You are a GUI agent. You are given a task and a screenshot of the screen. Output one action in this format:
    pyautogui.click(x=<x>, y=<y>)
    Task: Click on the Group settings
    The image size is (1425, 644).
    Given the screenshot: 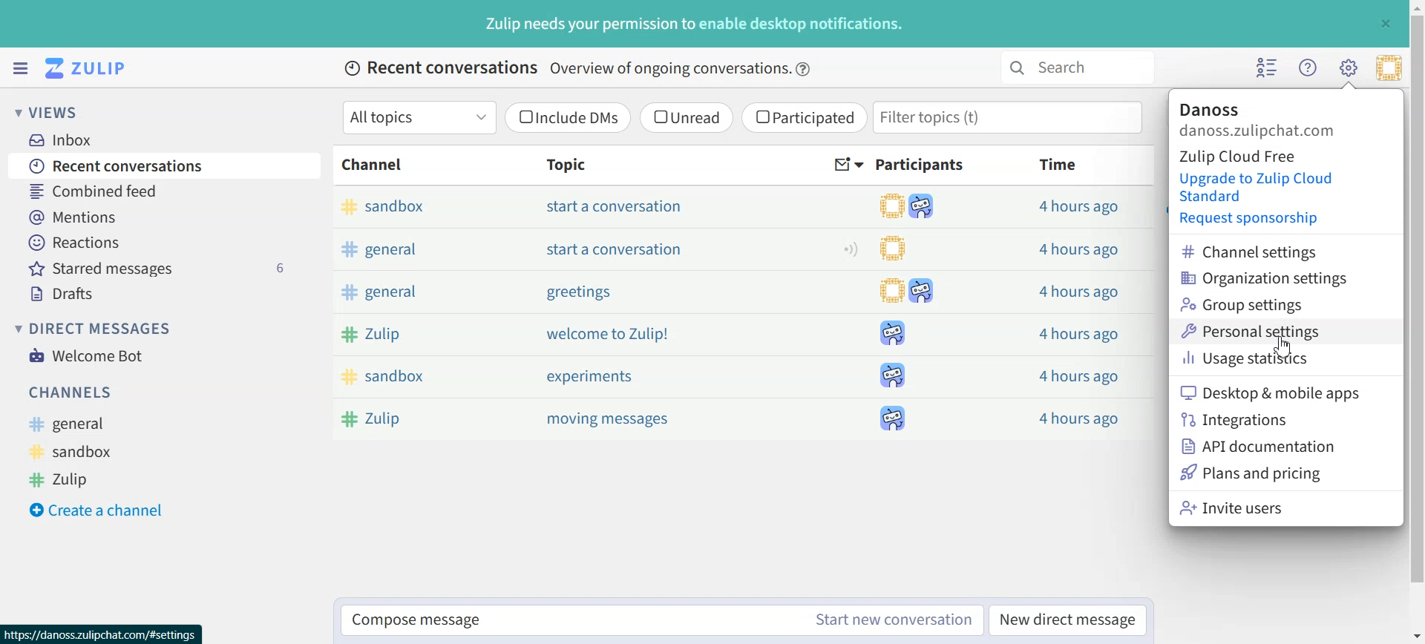 What is the action you would take?
    pyautogui.click(x=1266, y=305)
    